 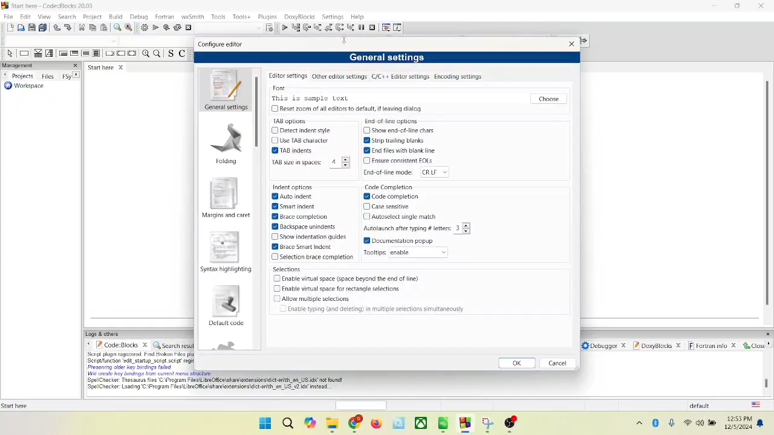 I want to click on cut, so click(x=82, y=28).